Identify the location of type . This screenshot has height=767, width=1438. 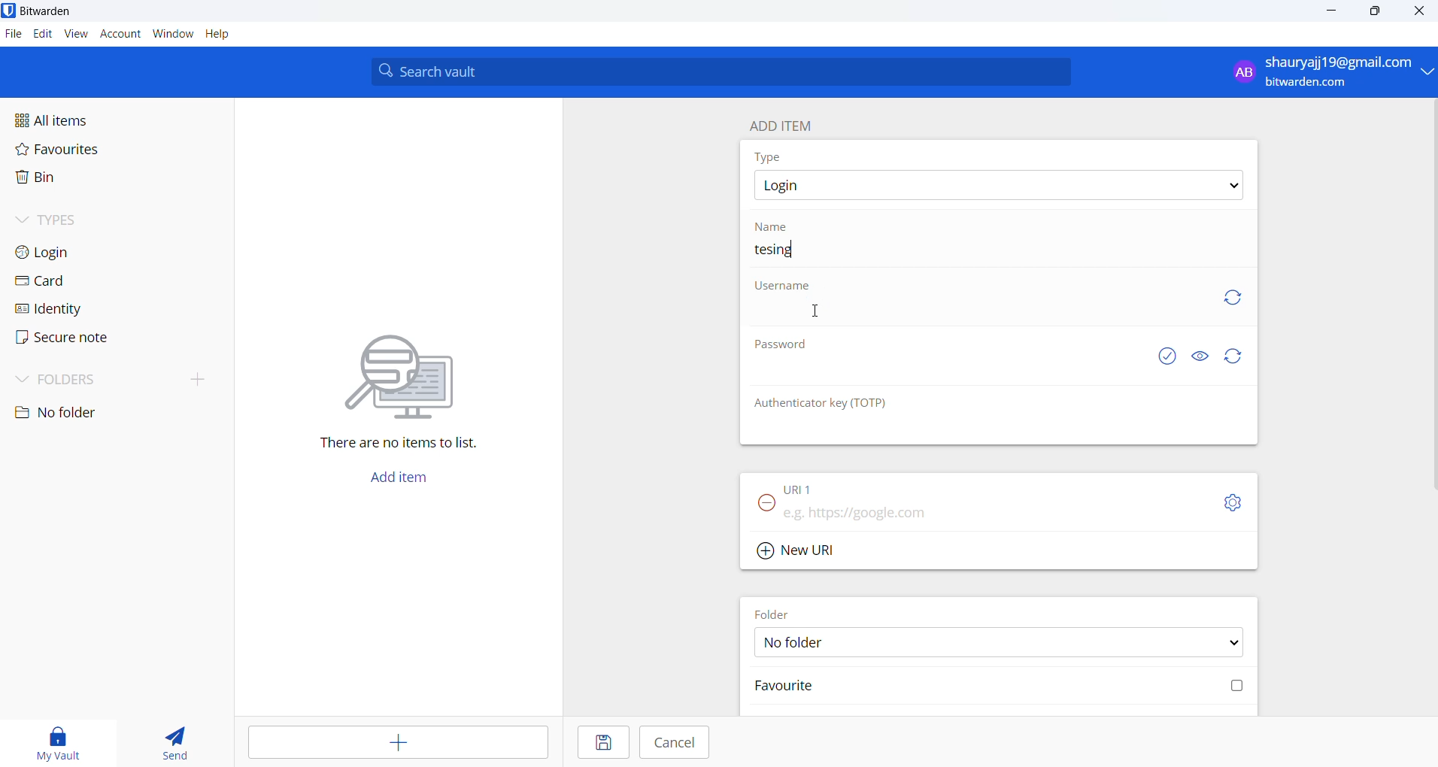
(772, 158).